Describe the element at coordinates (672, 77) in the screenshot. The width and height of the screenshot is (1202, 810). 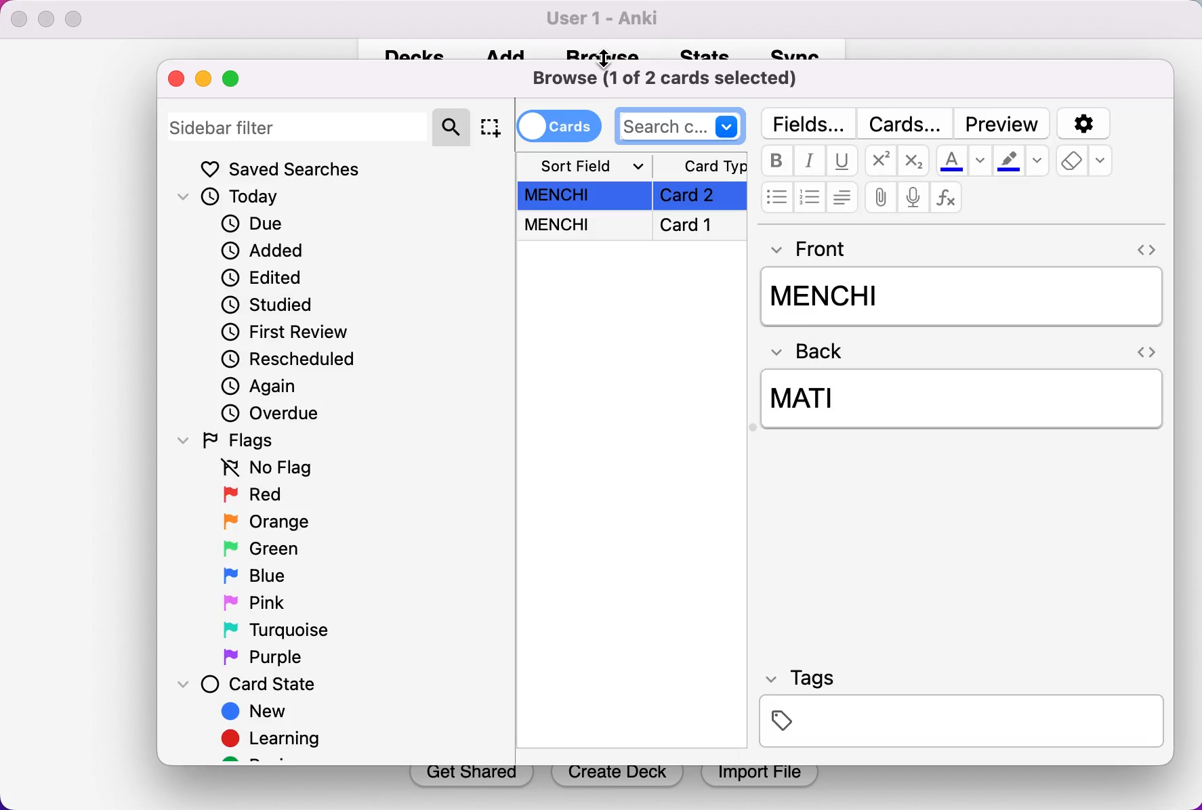
I see `browse (1 of 2 cards selected)` at that location.